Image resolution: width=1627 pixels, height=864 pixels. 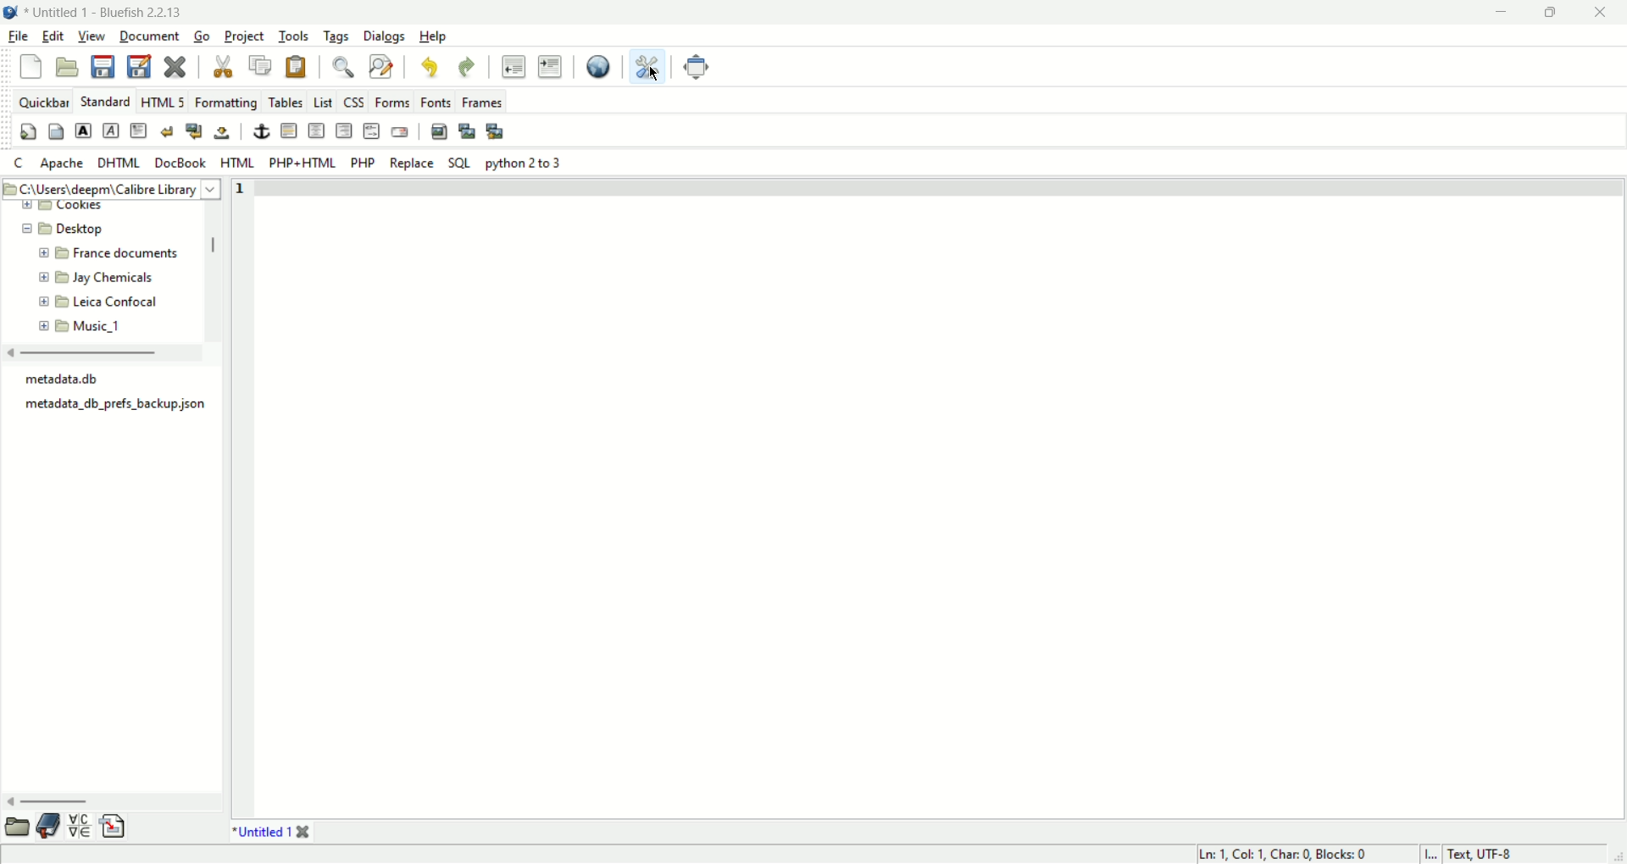 I want to click on dialogs, so click(x=386, y=37).